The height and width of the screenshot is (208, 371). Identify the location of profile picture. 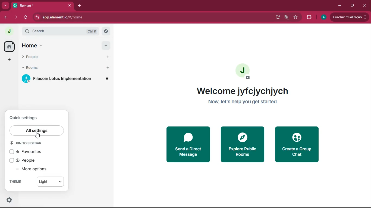
(9, 31).